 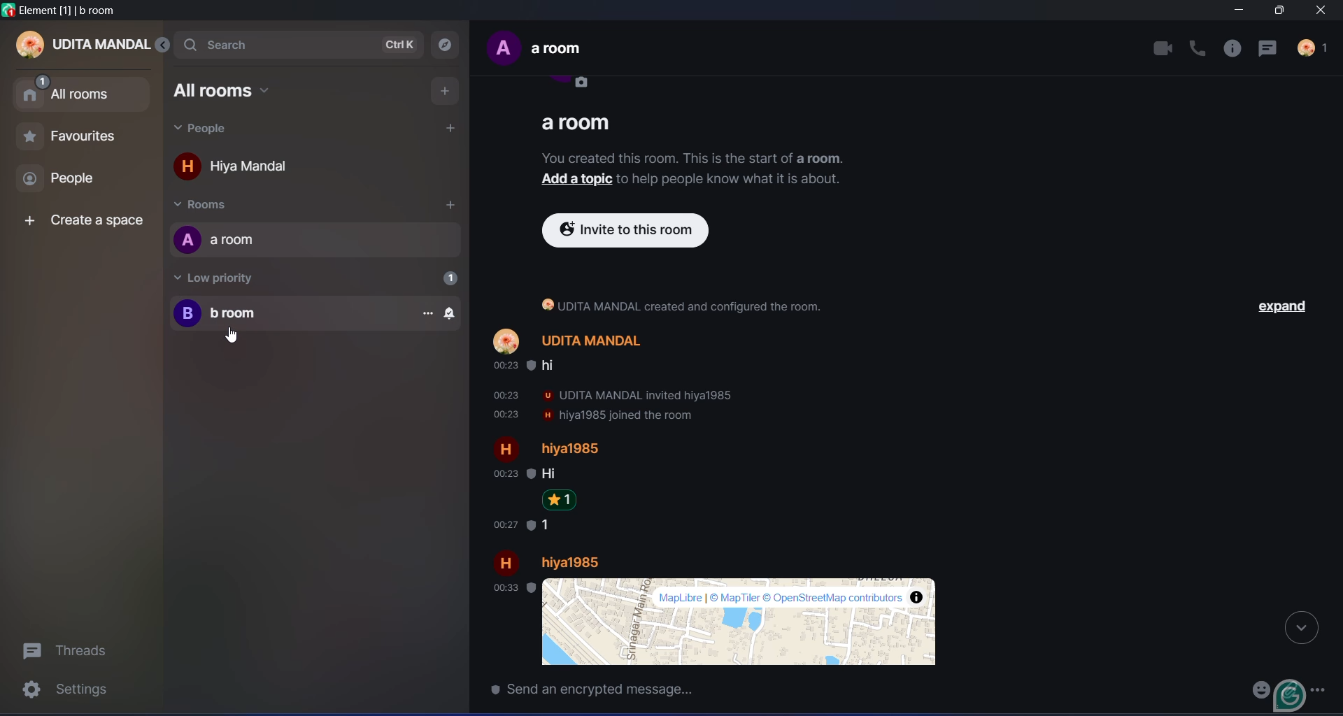 I want to click on Video Call, so click(x=1163, y=48).